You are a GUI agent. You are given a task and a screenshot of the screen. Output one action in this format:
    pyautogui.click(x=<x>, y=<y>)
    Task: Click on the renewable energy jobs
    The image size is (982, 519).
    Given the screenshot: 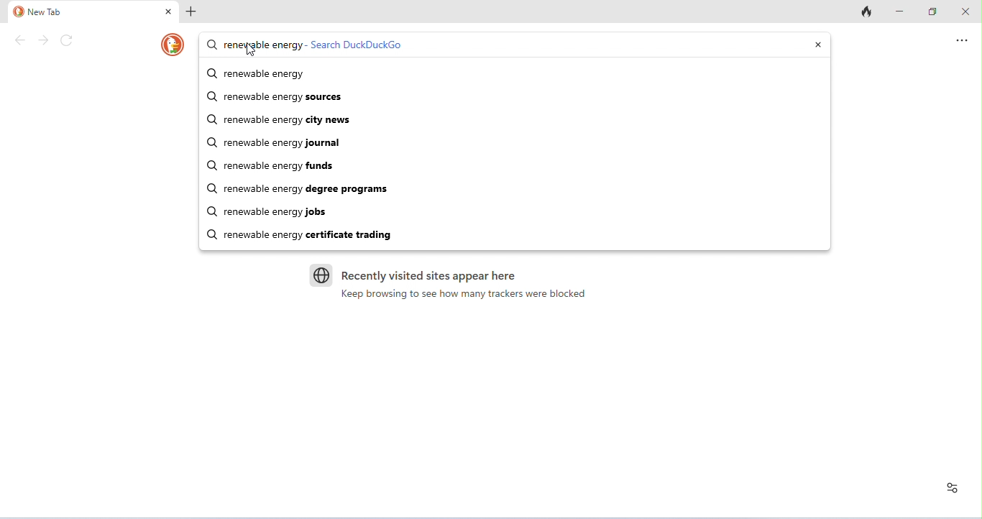 What is the action you would take?
    pyautogui.click(x=523, y=213)
    